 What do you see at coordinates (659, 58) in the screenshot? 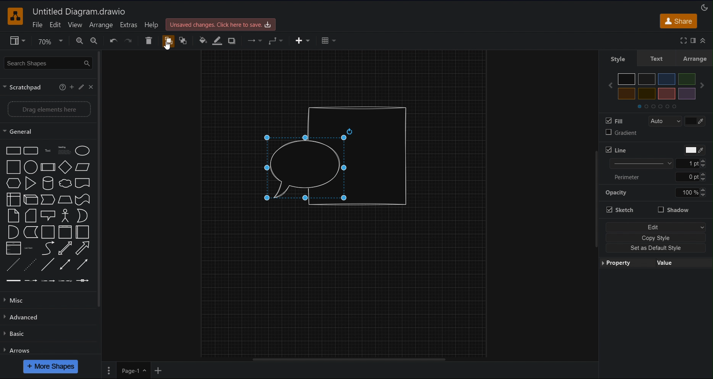
I see `Text` at bounding box center [659, 58].